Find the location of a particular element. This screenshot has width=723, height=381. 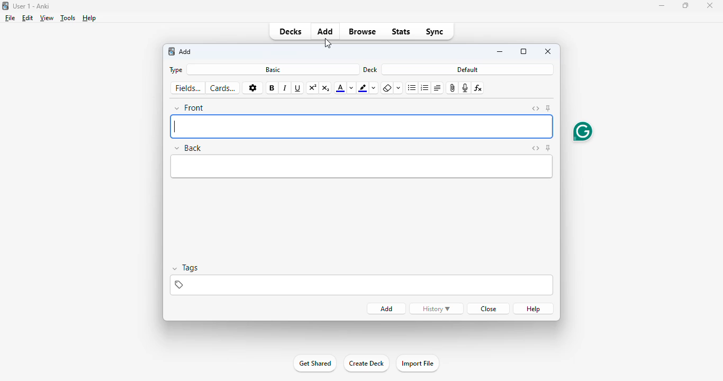

maximize is located at coordinates (523, 51).